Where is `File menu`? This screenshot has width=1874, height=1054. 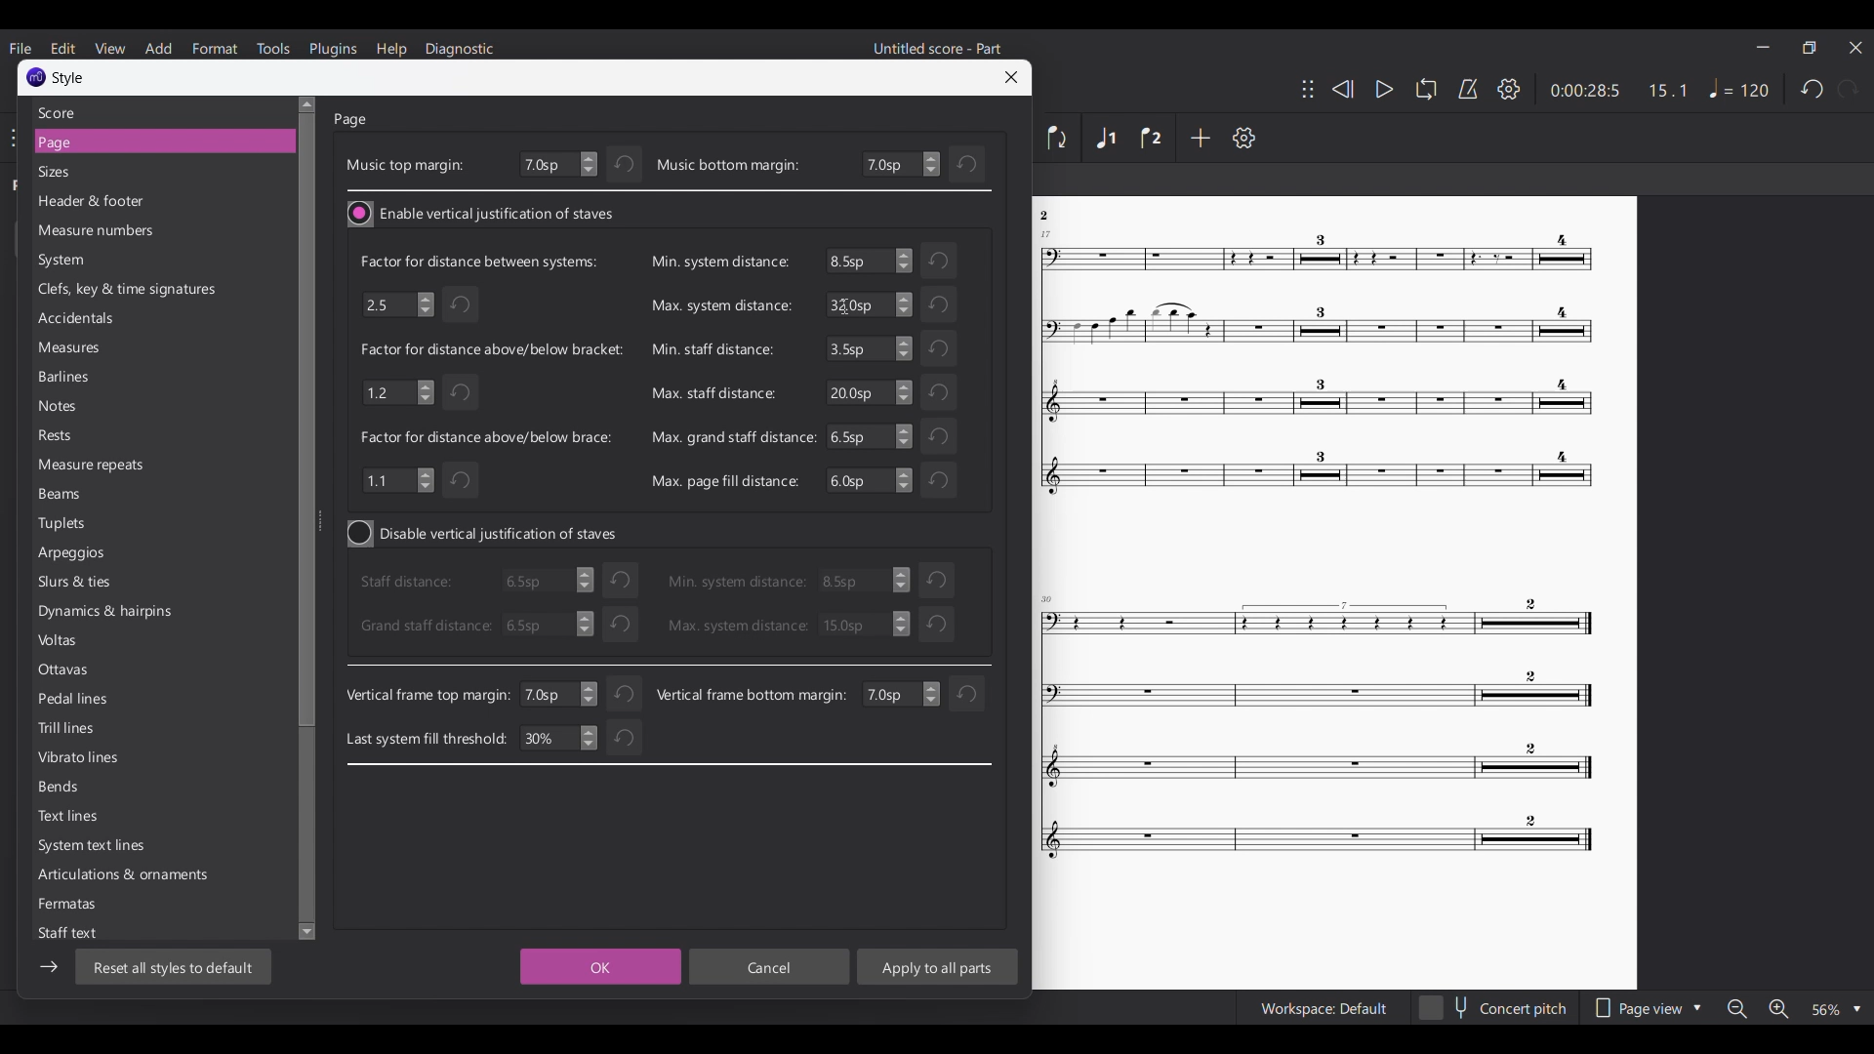
File menu is located at coordinates (20, 48).